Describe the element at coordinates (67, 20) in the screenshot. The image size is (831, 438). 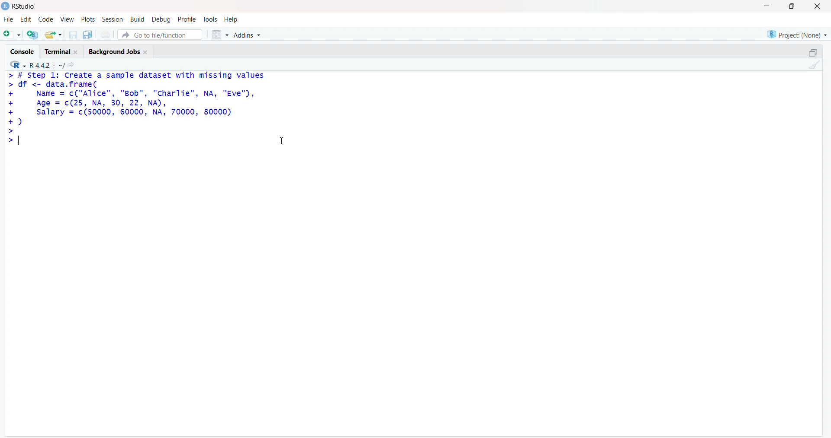
I see `View` at that location.